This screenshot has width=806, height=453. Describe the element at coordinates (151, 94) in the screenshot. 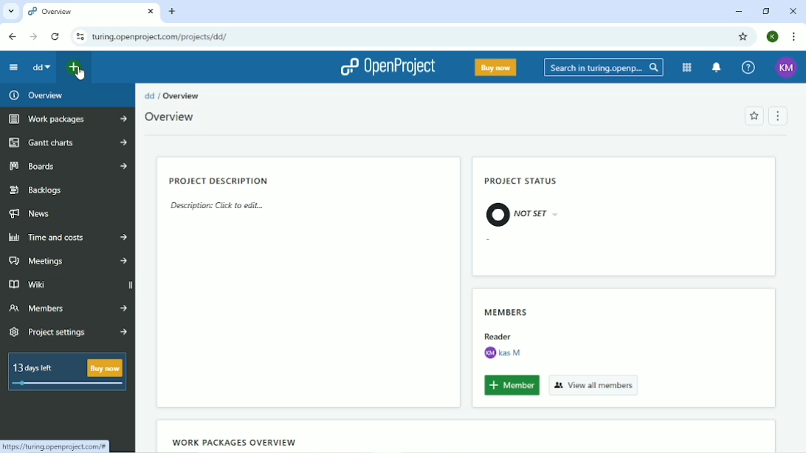

I see `dd` at that location.